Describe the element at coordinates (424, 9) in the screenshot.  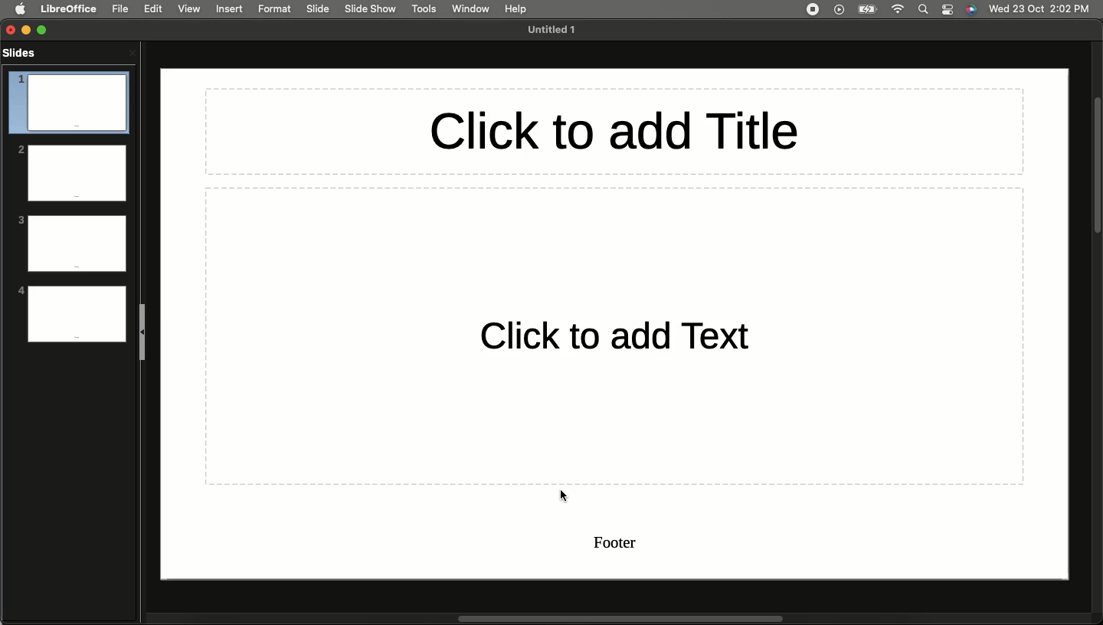
I see `Tools` at that location.